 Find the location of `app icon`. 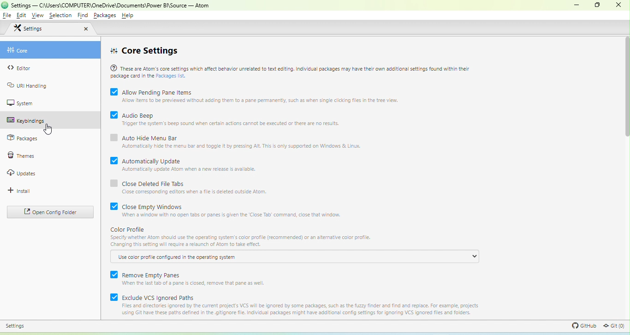

app icon is located at coordinates (4, 5).